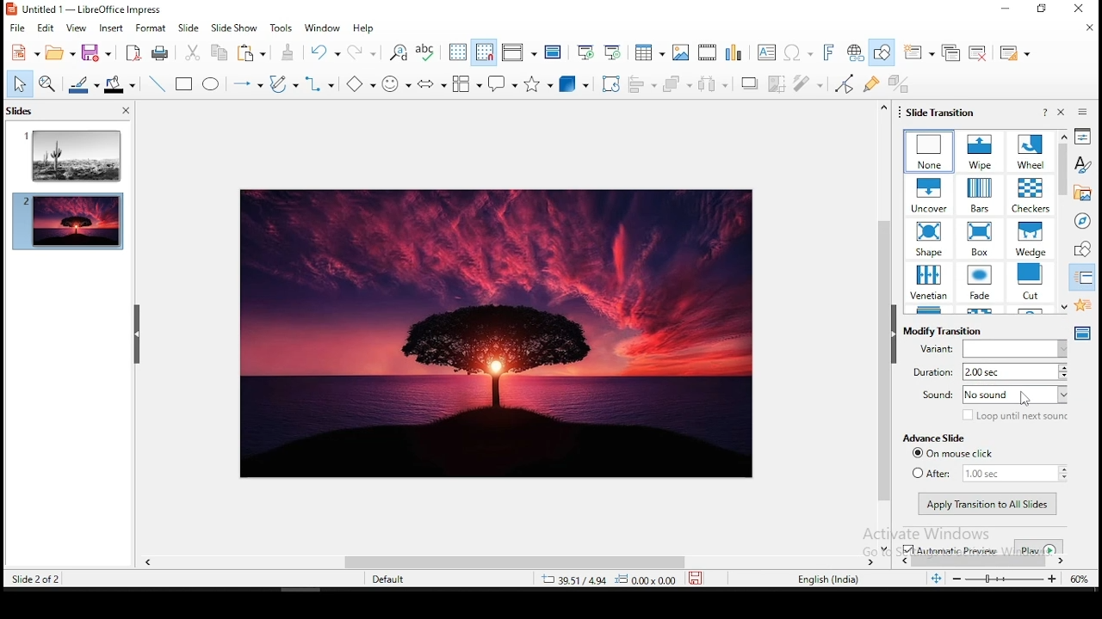 Image resolution: width=1102 pixels, height=619 pixels. What do you see at coordinates (578, 581) in the screenshot?
I see `39.51/4.94` at bounding box center [578, 581].